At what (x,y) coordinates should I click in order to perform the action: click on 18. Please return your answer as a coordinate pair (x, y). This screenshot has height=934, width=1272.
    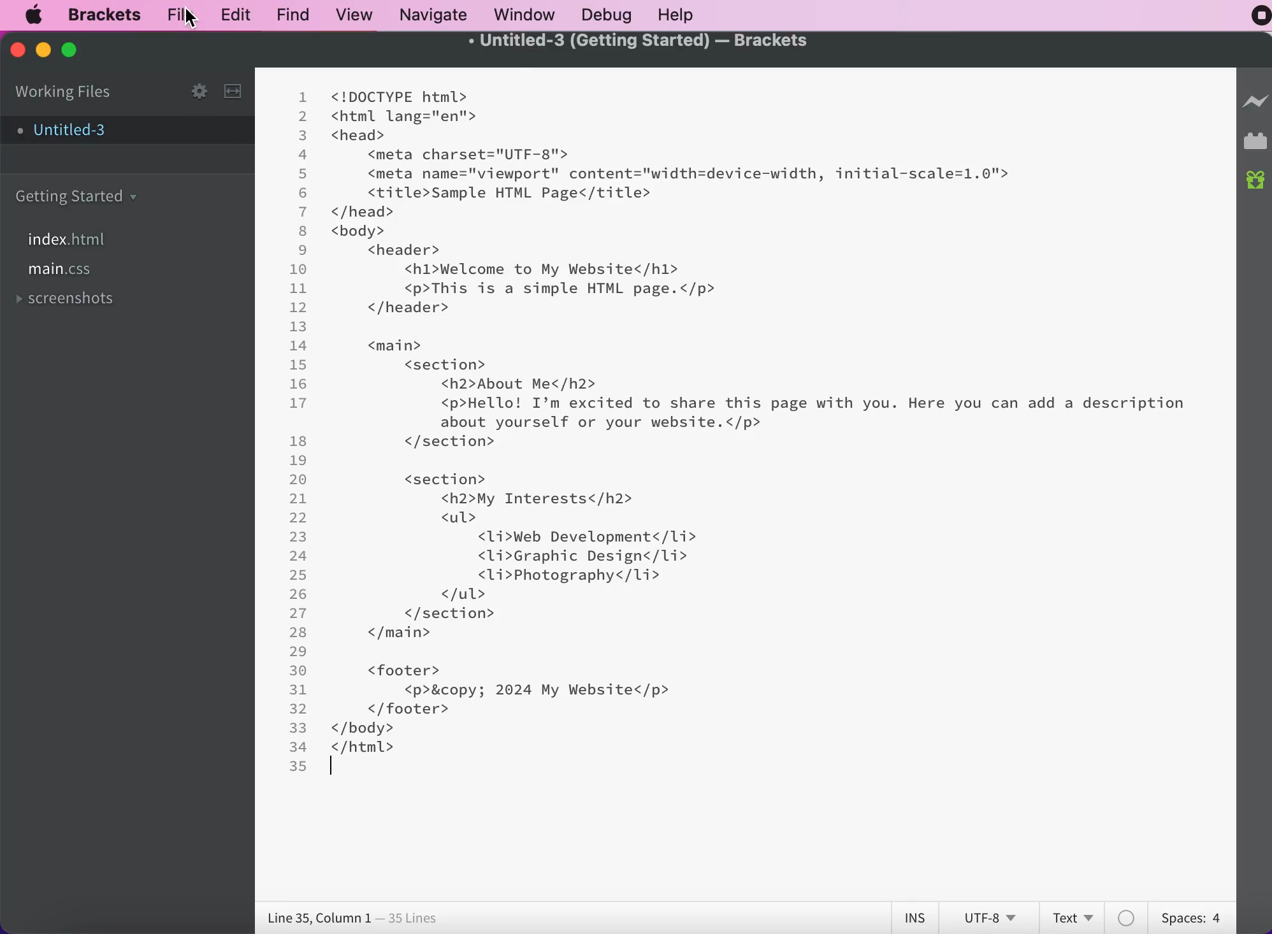
    Looking at the image, I should click on (299, 440).